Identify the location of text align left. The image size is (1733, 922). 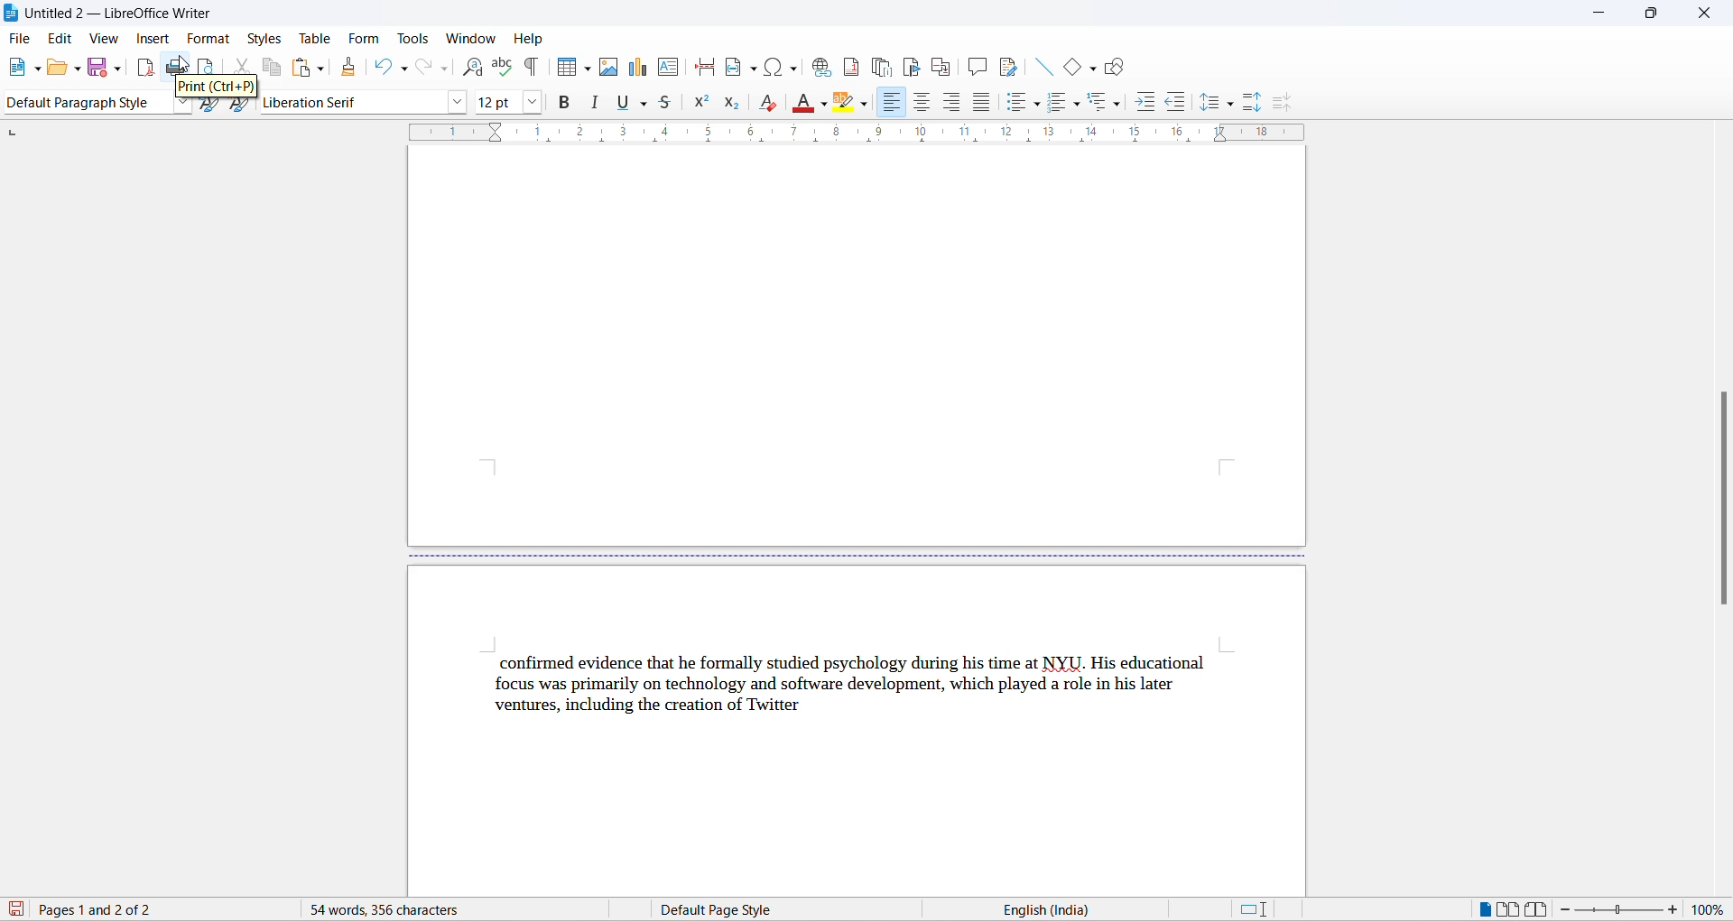
(895, 102).